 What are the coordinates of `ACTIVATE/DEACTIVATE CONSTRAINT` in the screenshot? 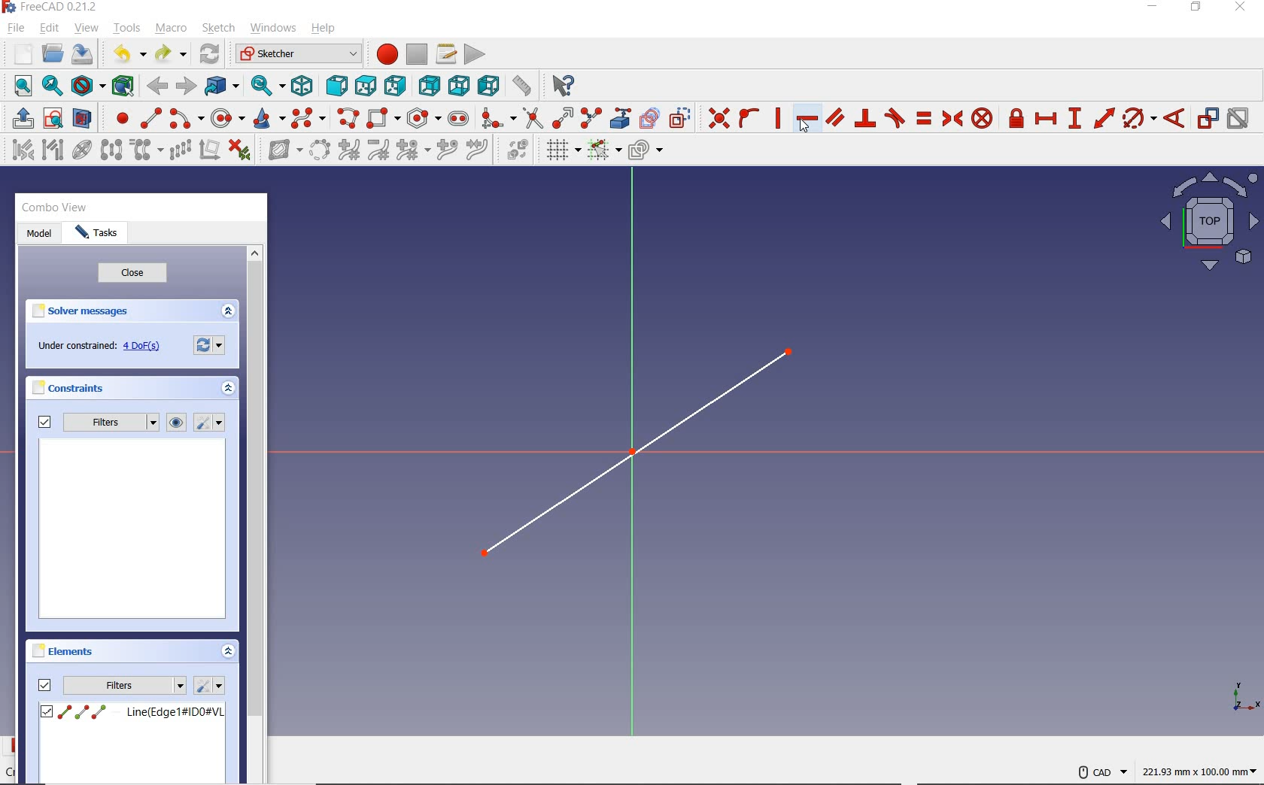 It's located at (1238, 120).